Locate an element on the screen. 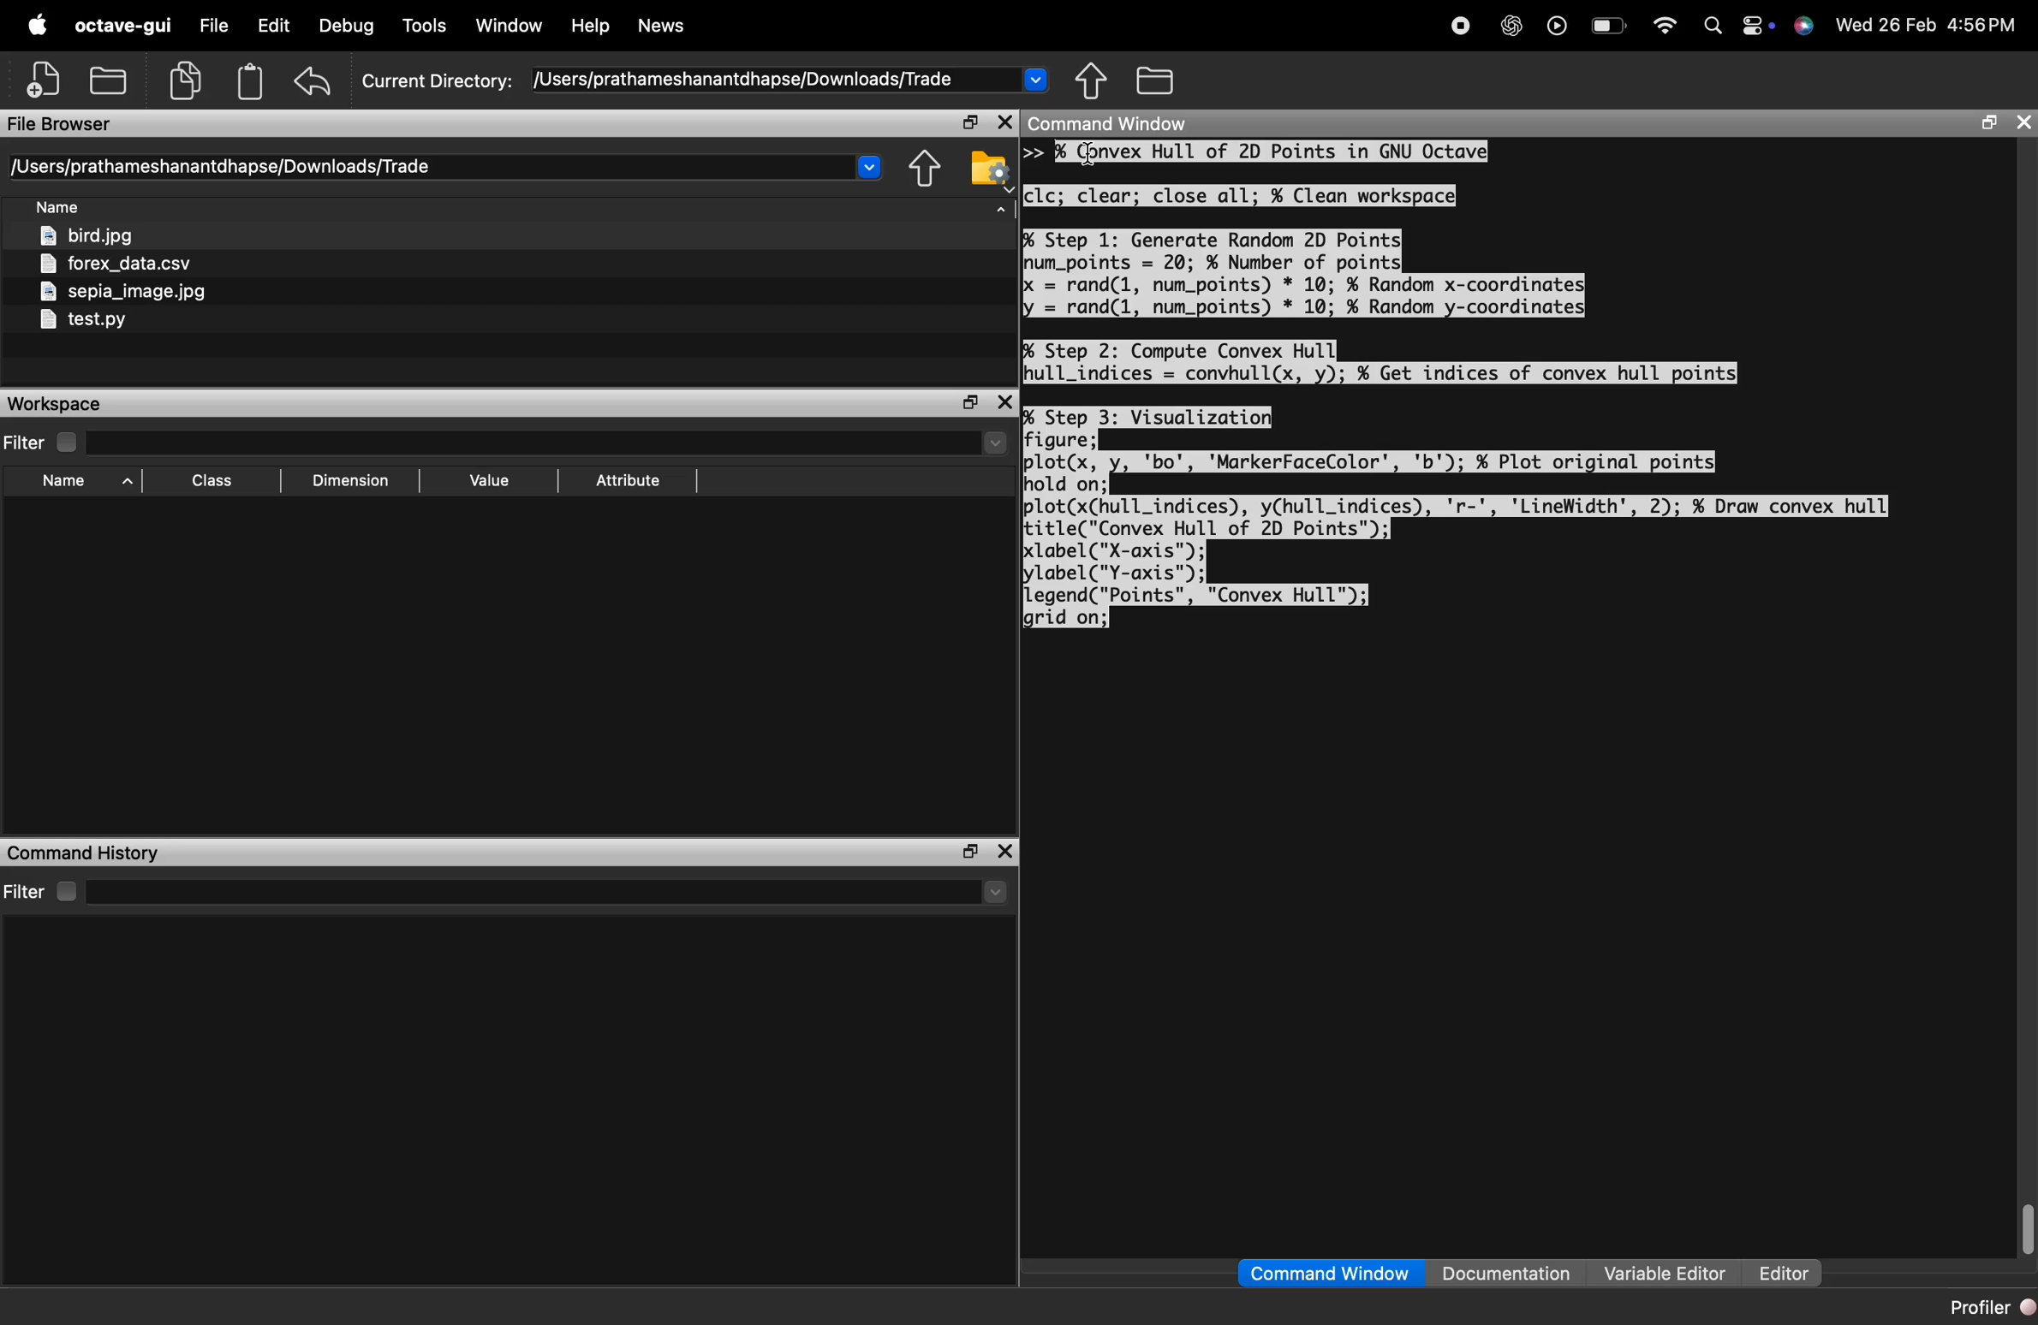 The height and width of the screenshot is (1325, 2038). >> % Convex Hull of 2D Points in GNU Octave is located at coordinates (1259, 153).